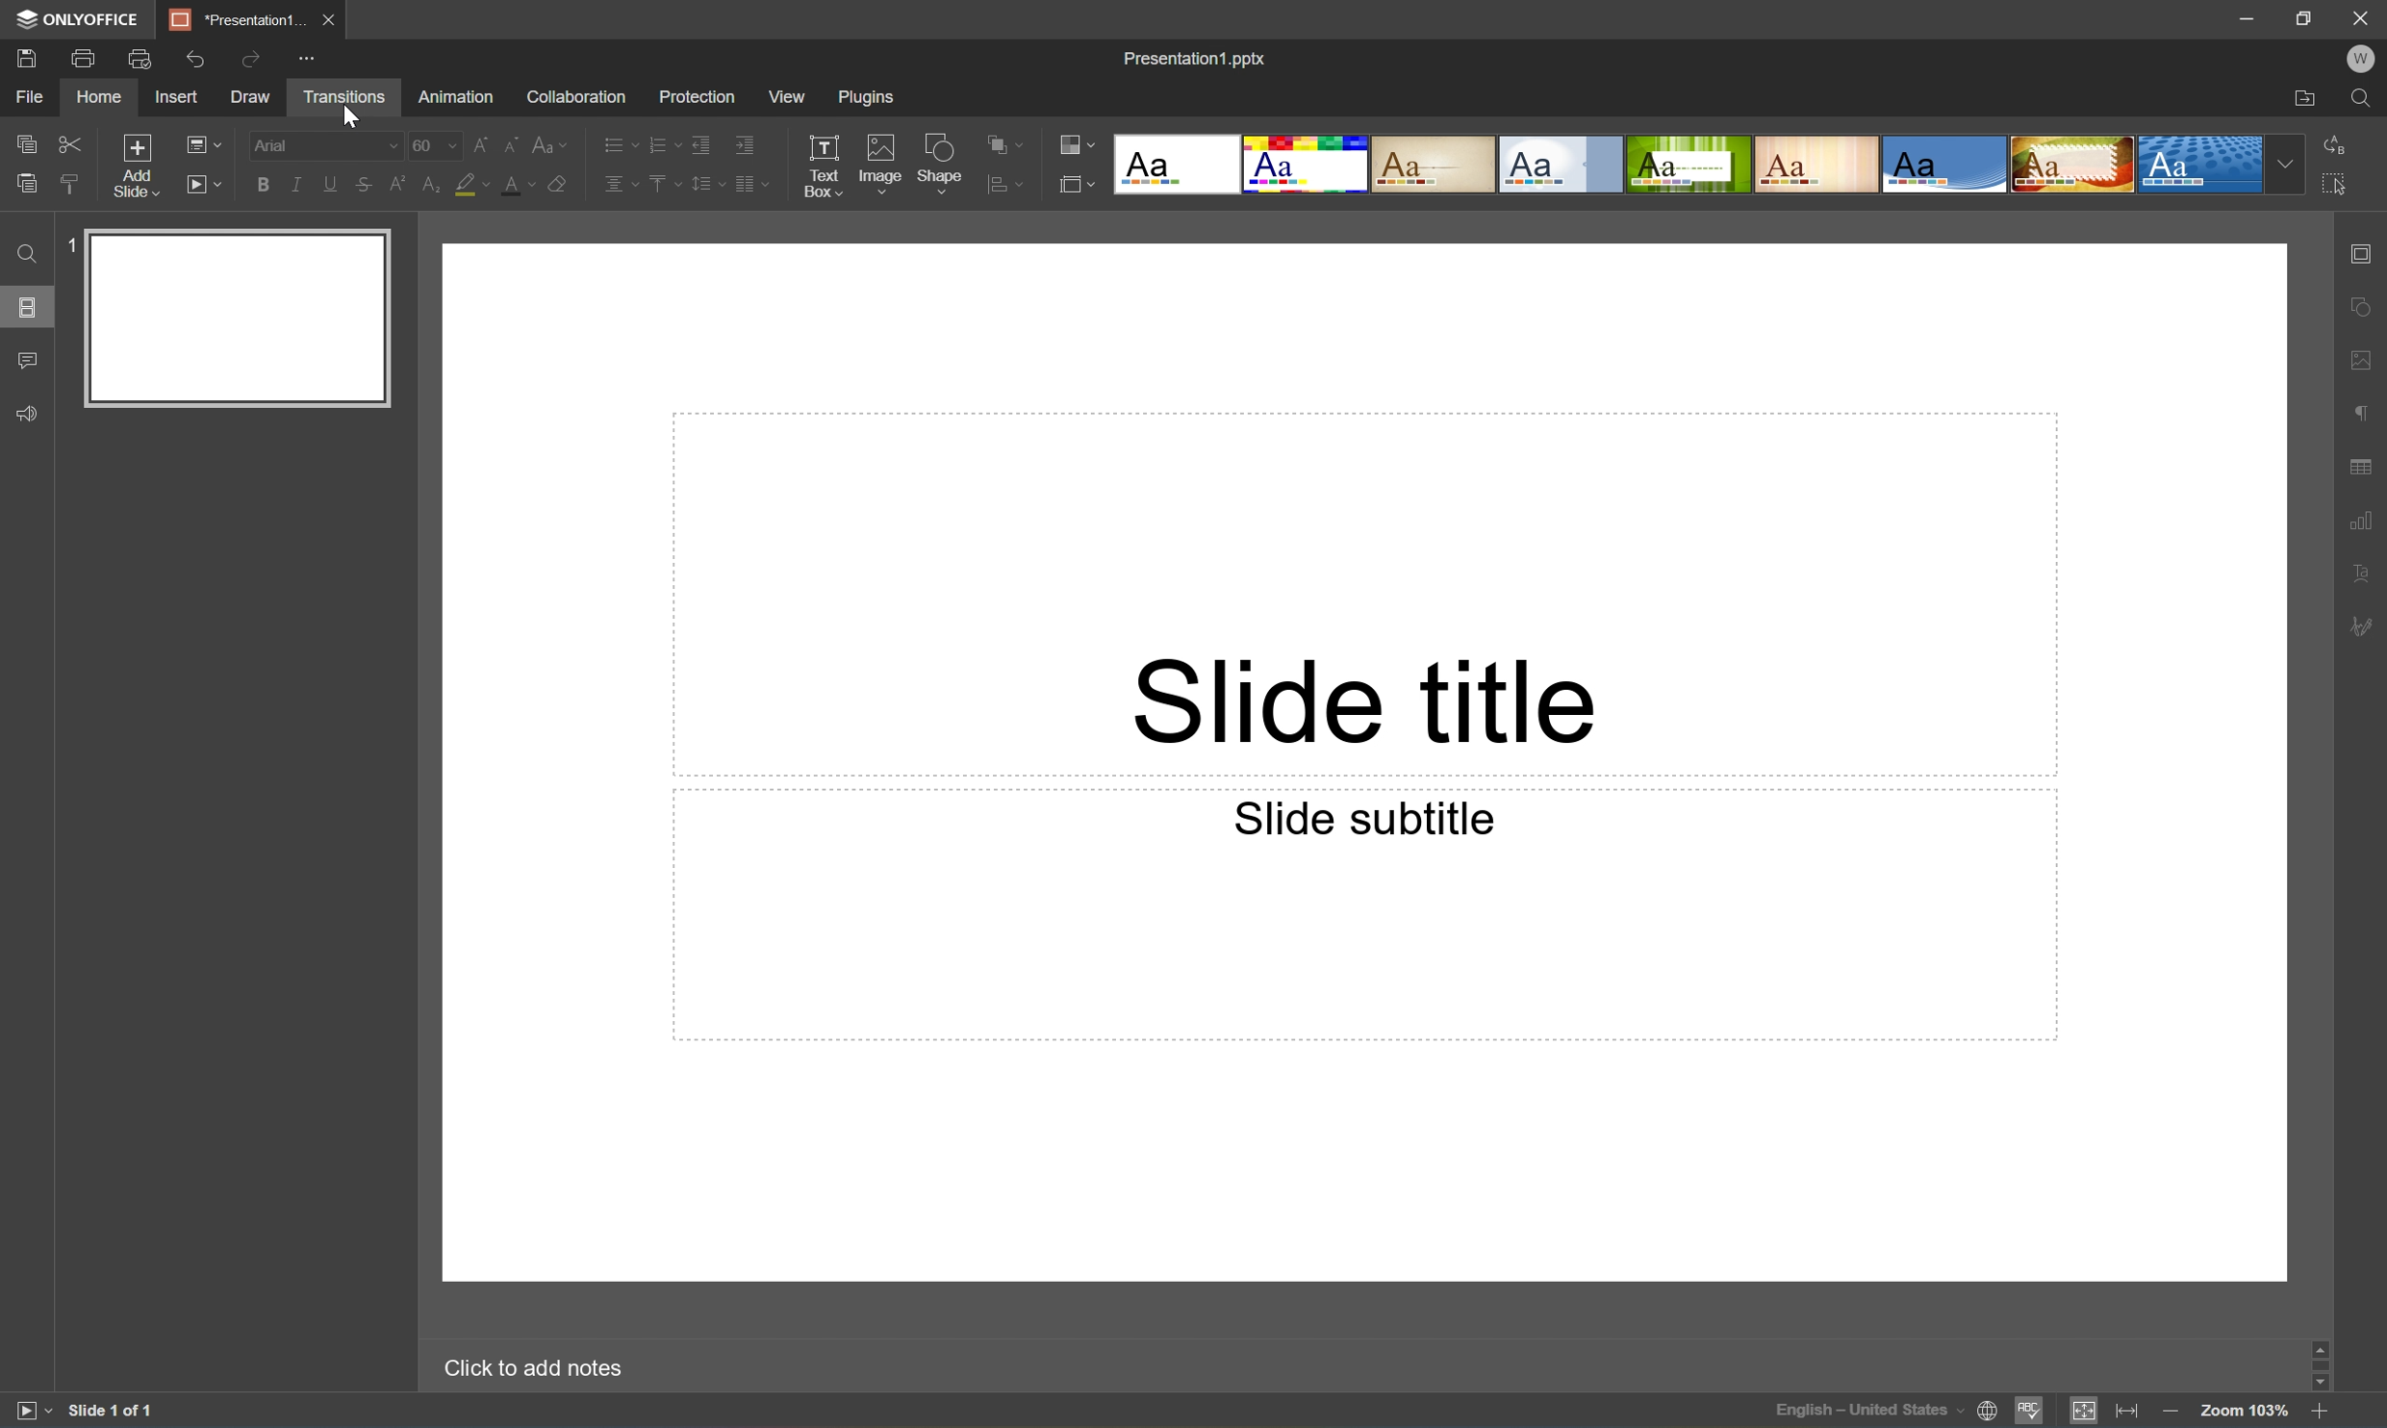 This screenshot has height=1428, width=2387. Describe the element at coordinates (614, 184) in the screenshot. I see `Horizontally align` at that location.